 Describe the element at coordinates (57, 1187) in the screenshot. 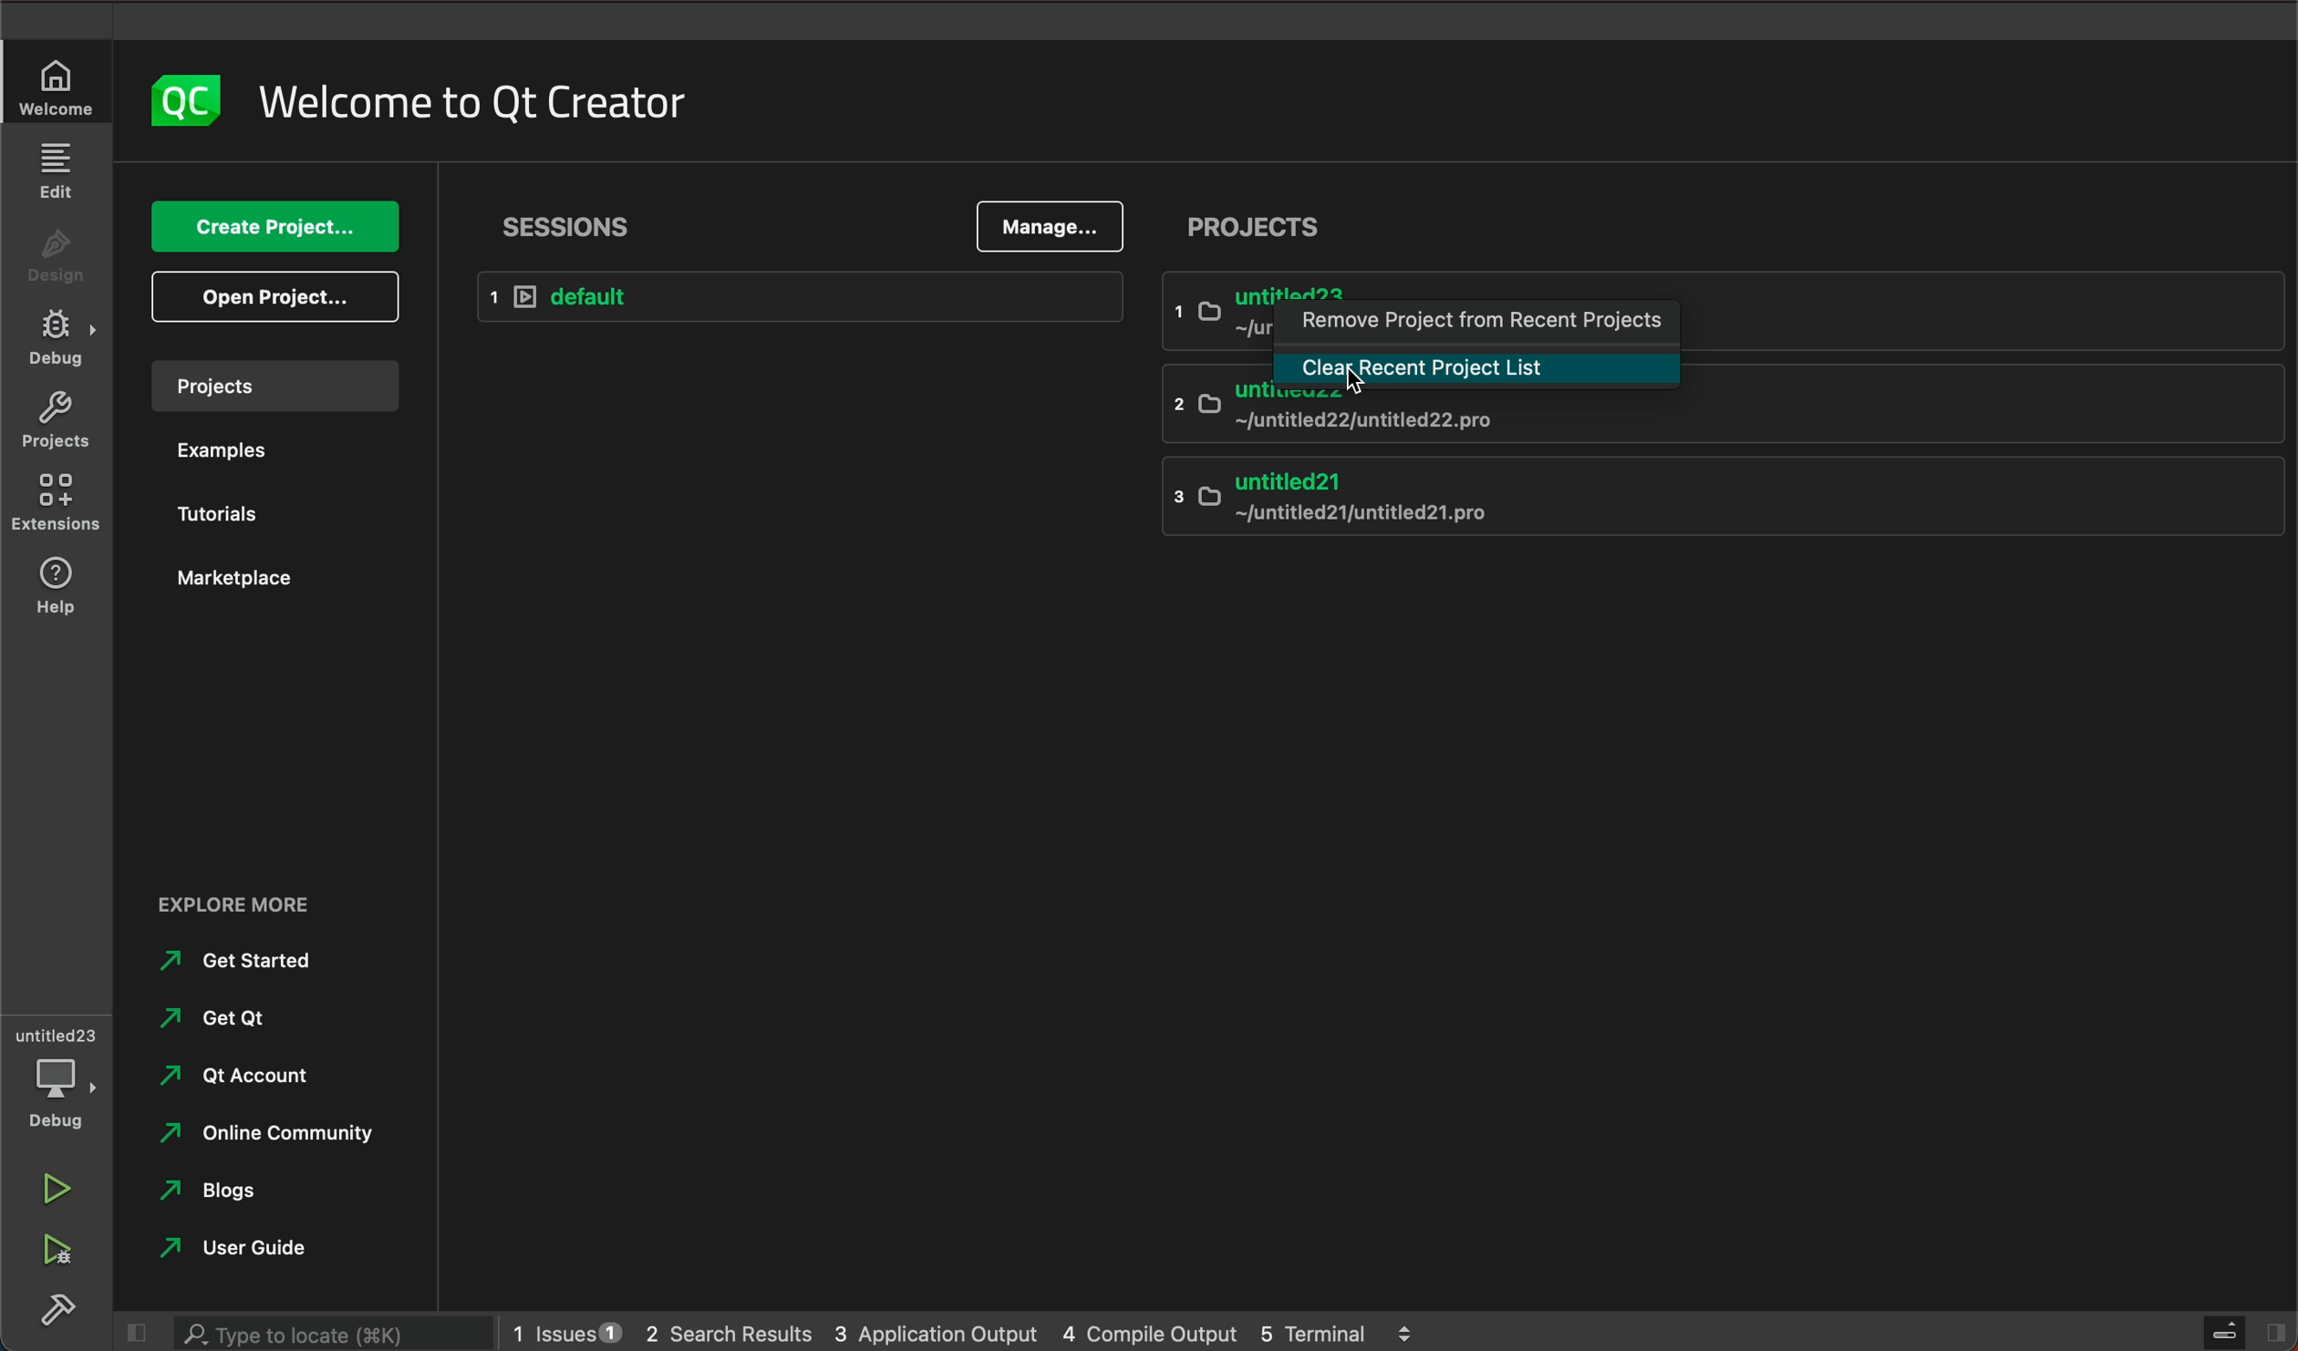

I see `run` at that location.